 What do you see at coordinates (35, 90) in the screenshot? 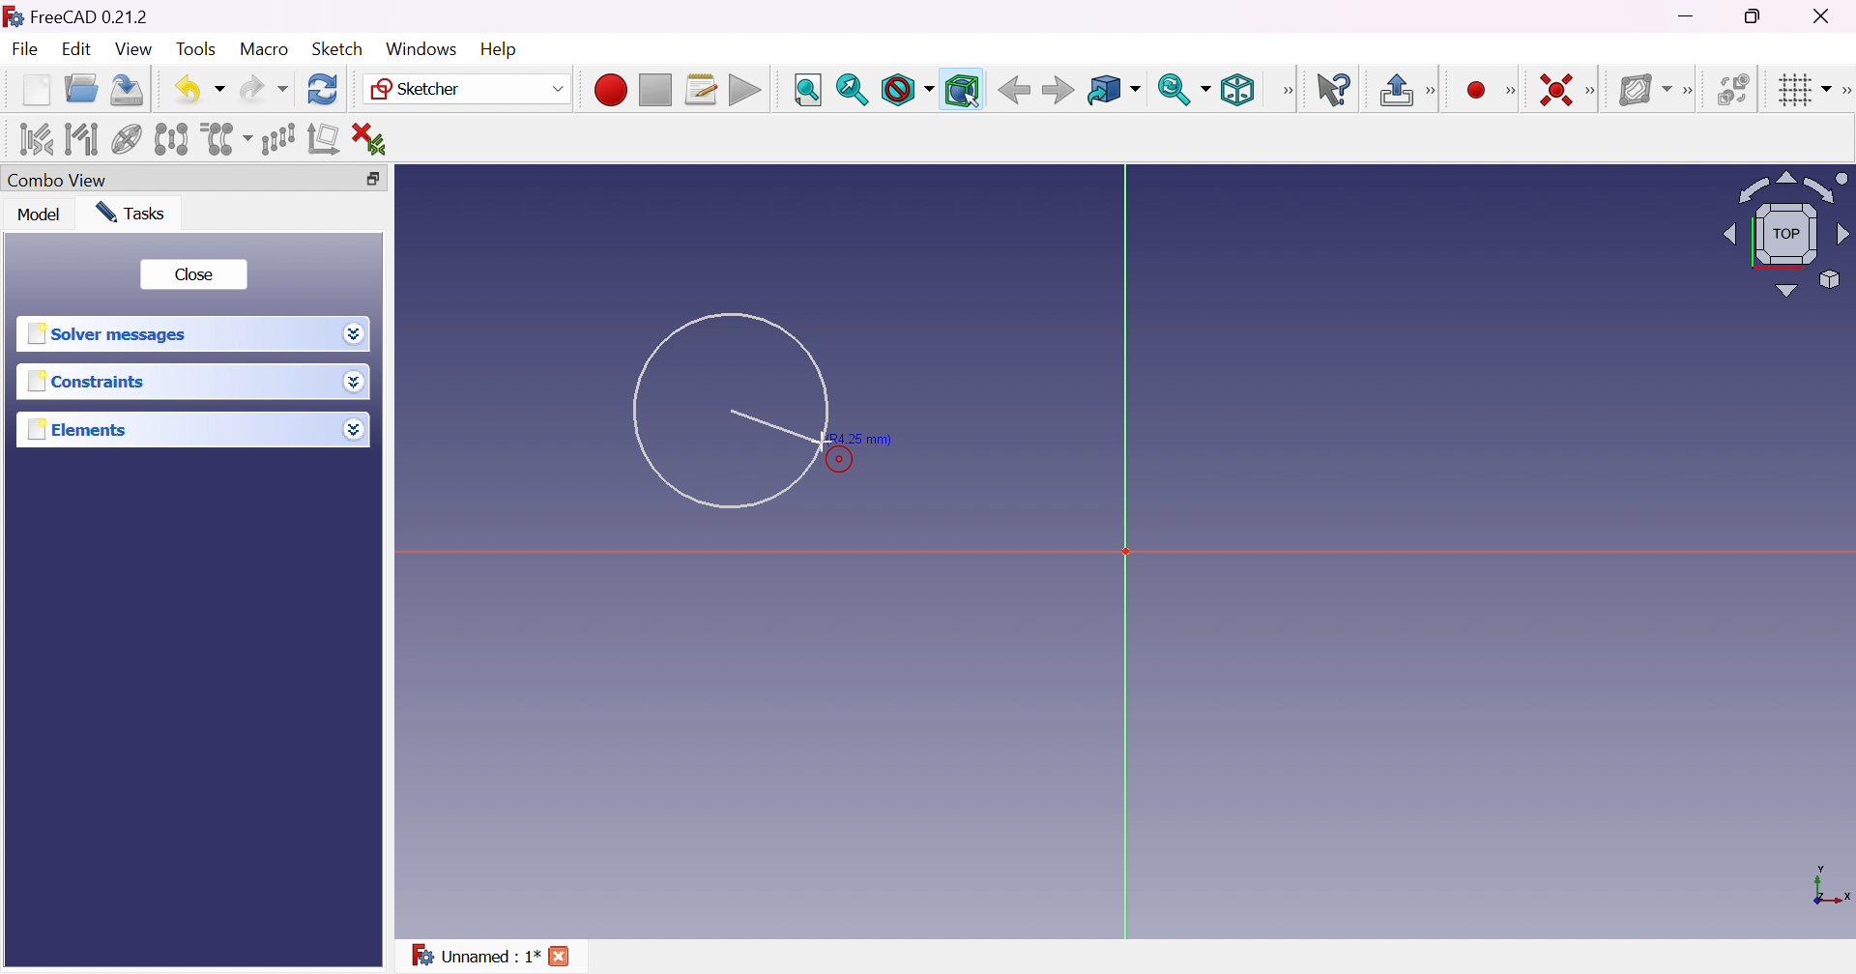
I see `New` at bounding box center [35, 90].